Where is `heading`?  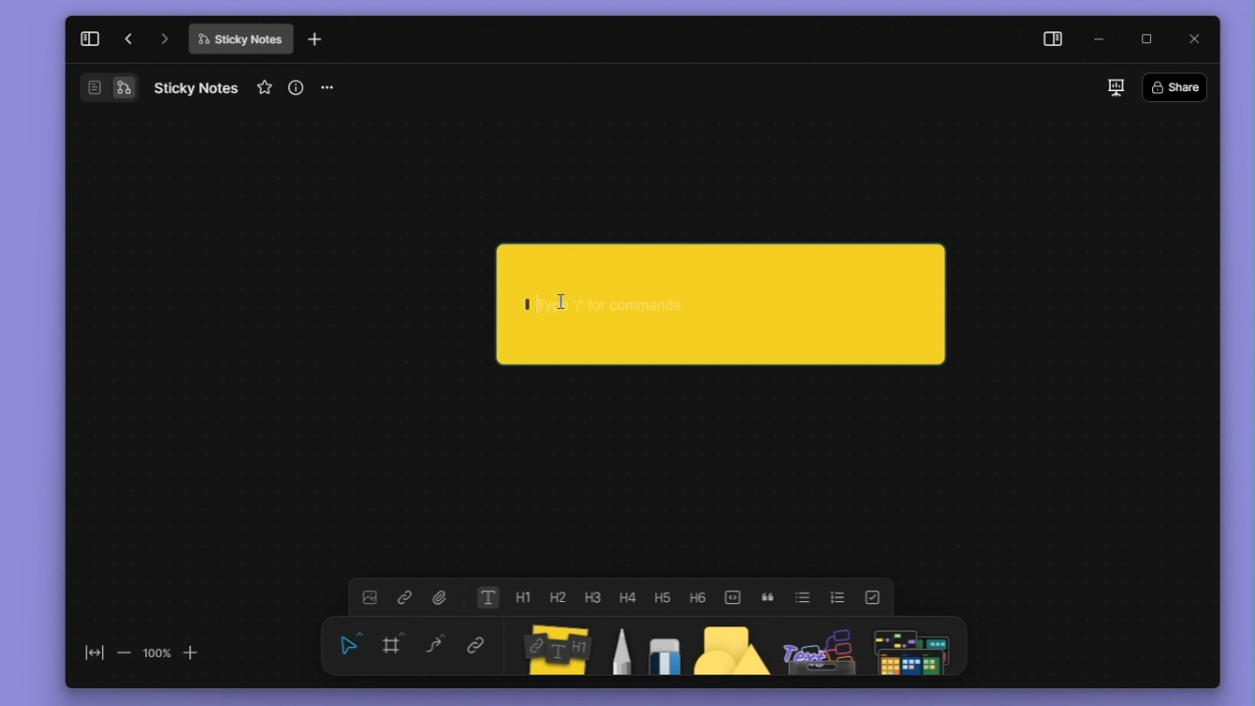
heading is located at coordinates (562, 597).